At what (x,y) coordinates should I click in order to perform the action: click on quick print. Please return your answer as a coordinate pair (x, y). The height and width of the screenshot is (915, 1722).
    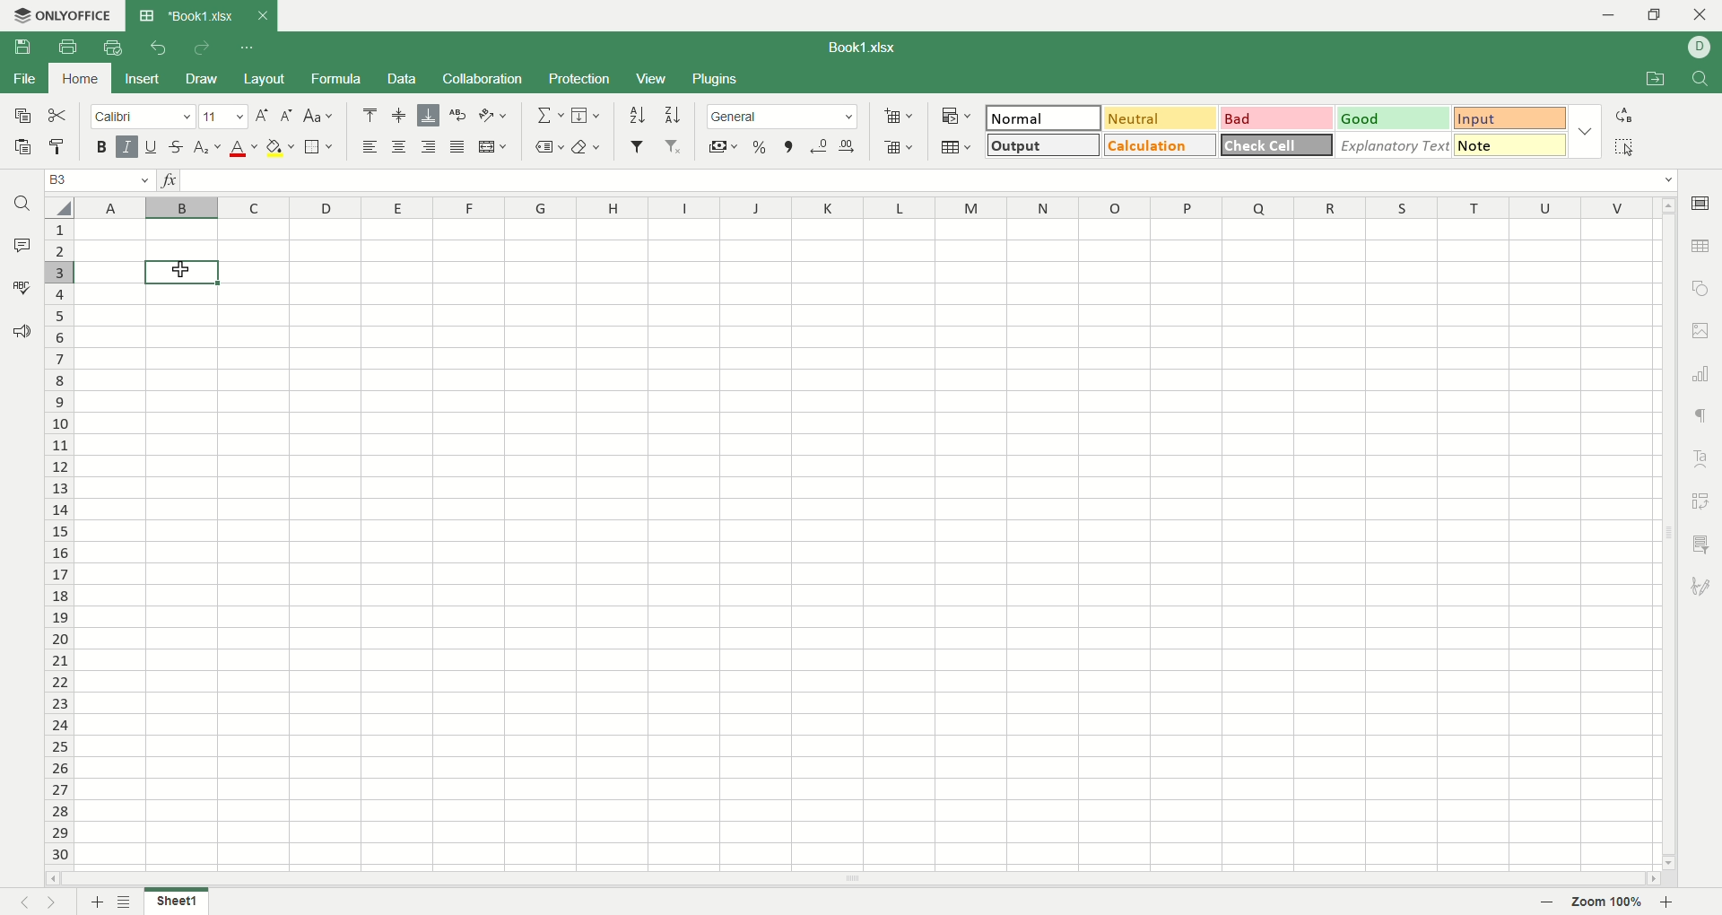
    Looking at the image, I should click on (111, 48).